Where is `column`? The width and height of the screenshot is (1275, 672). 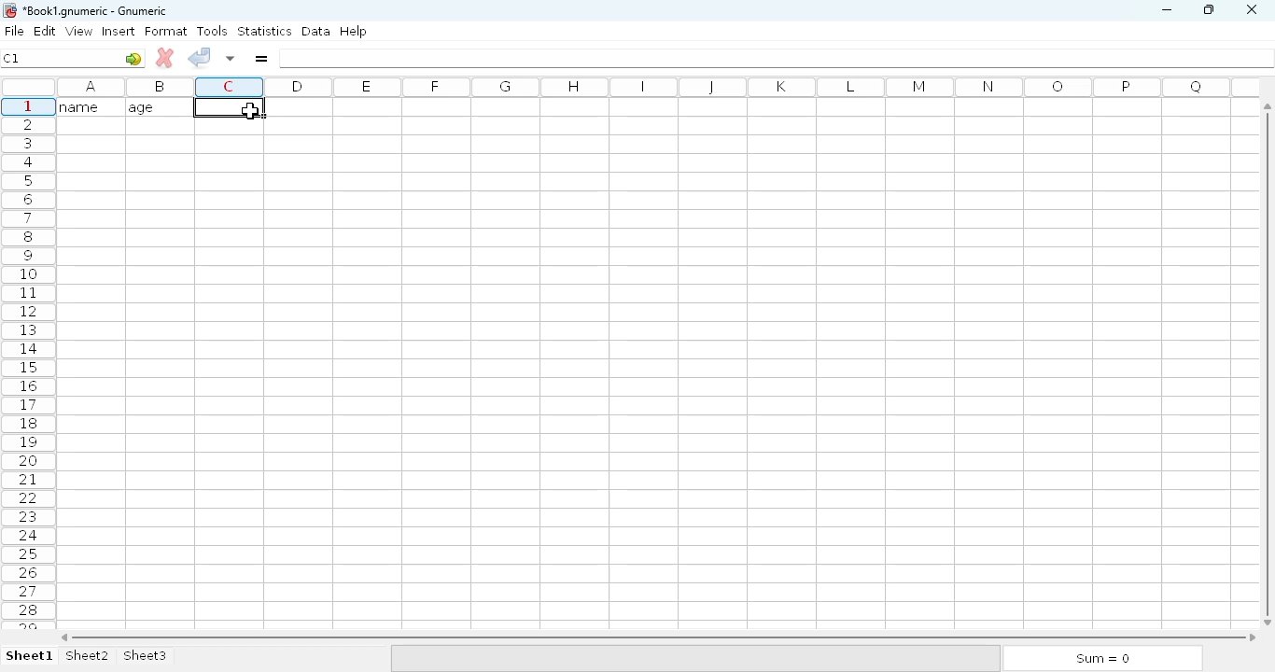 column is located at coordinates (652, 87).